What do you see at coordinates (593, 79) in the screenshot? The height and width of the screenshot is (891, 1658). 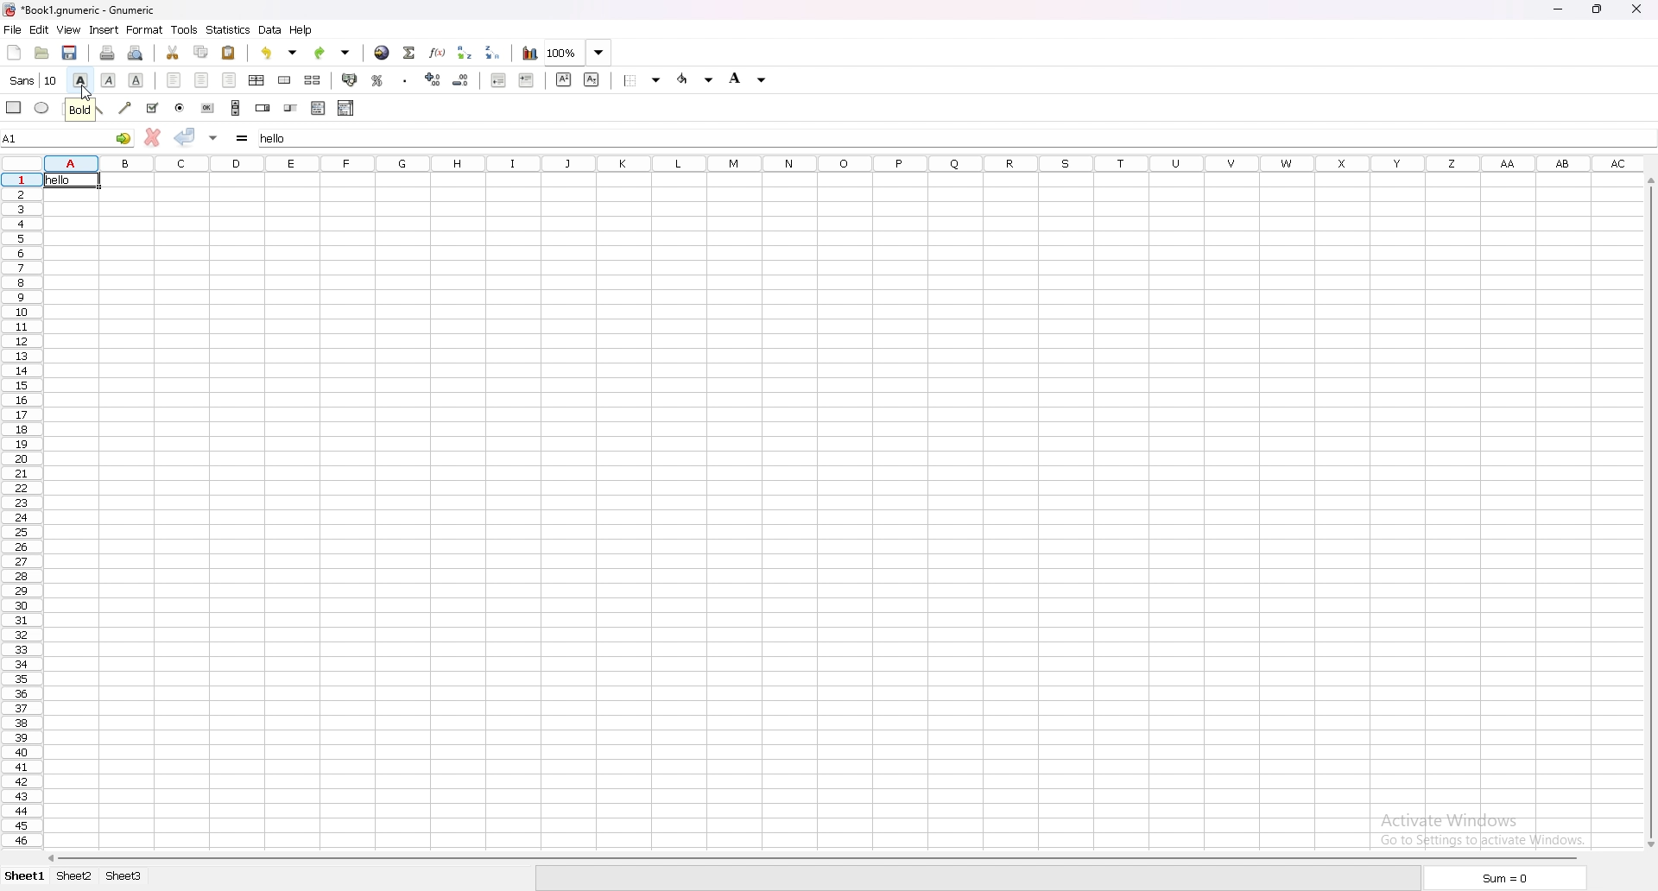 I see `subscript` at bounding box center [593, 79].